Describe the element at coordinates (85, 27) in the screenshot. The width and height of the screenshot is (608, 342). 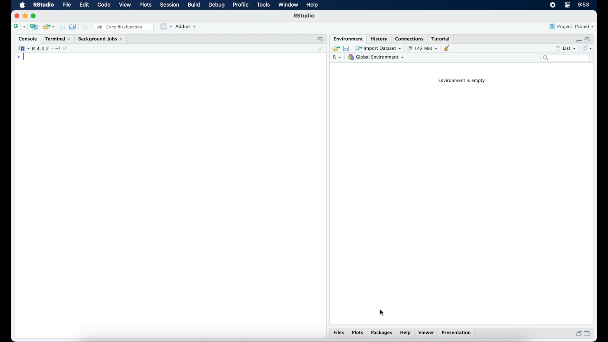
I see `print` at that location.